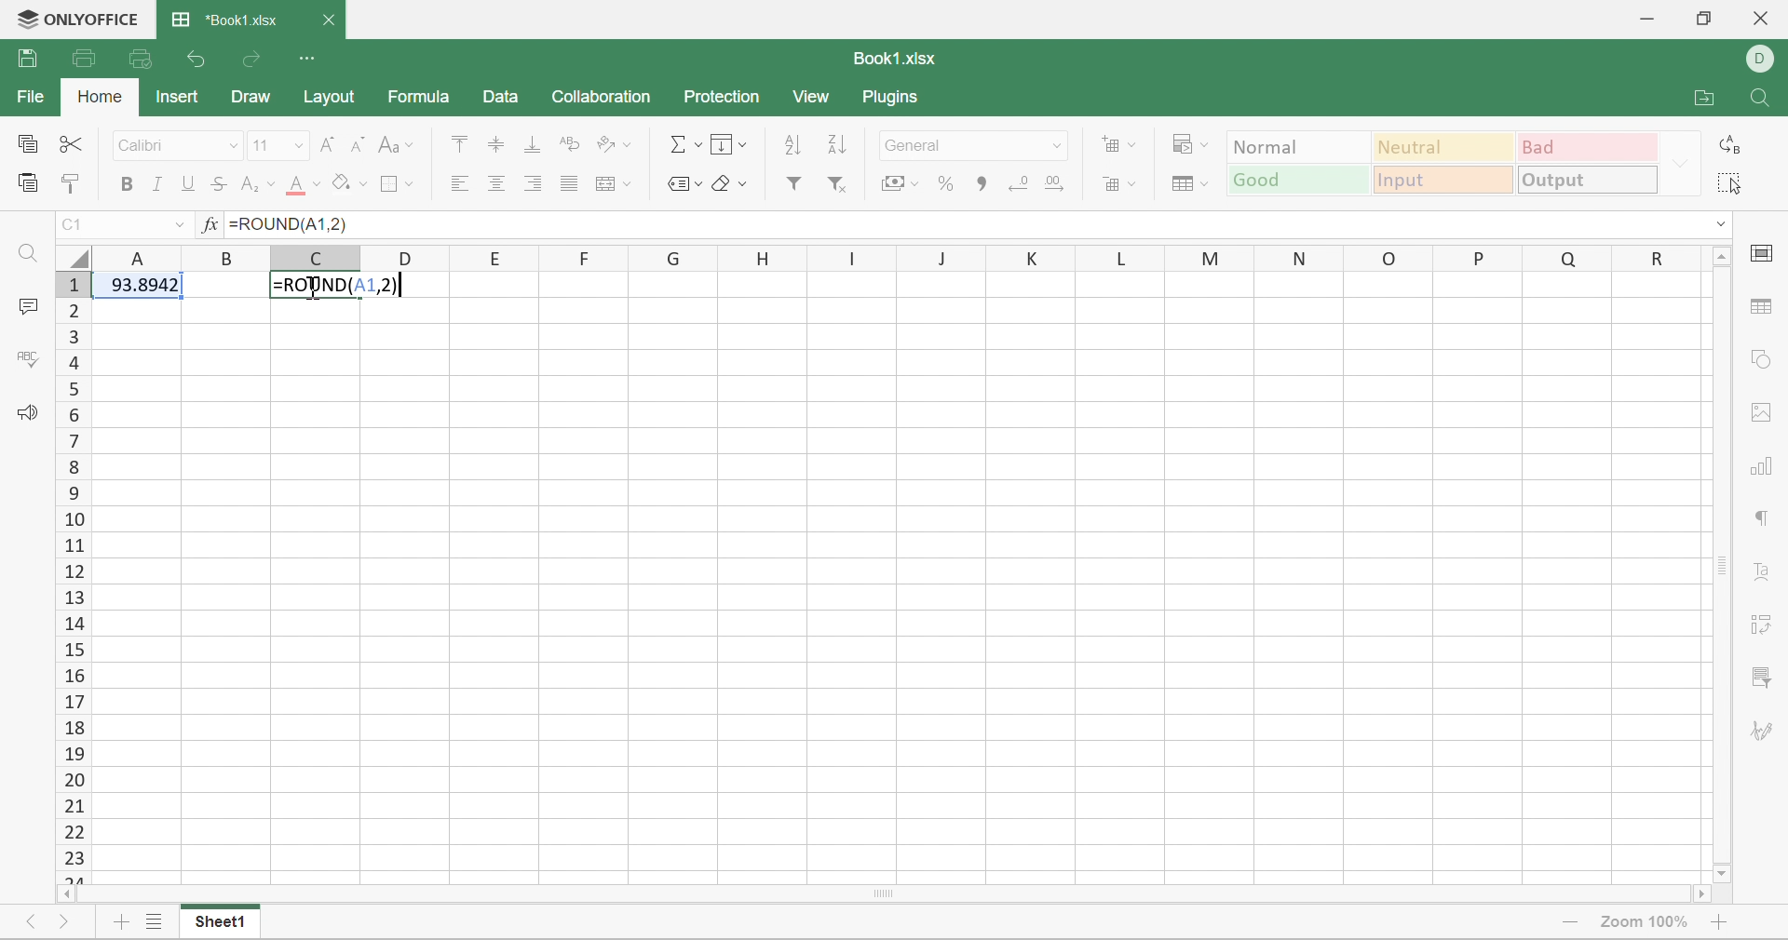 The width and height of the screenshot is (1788, 940). What do you see at coordinates (897, 57) in the screenshot?
I see `Book1.xlsx` at bounding box center [897, 57].